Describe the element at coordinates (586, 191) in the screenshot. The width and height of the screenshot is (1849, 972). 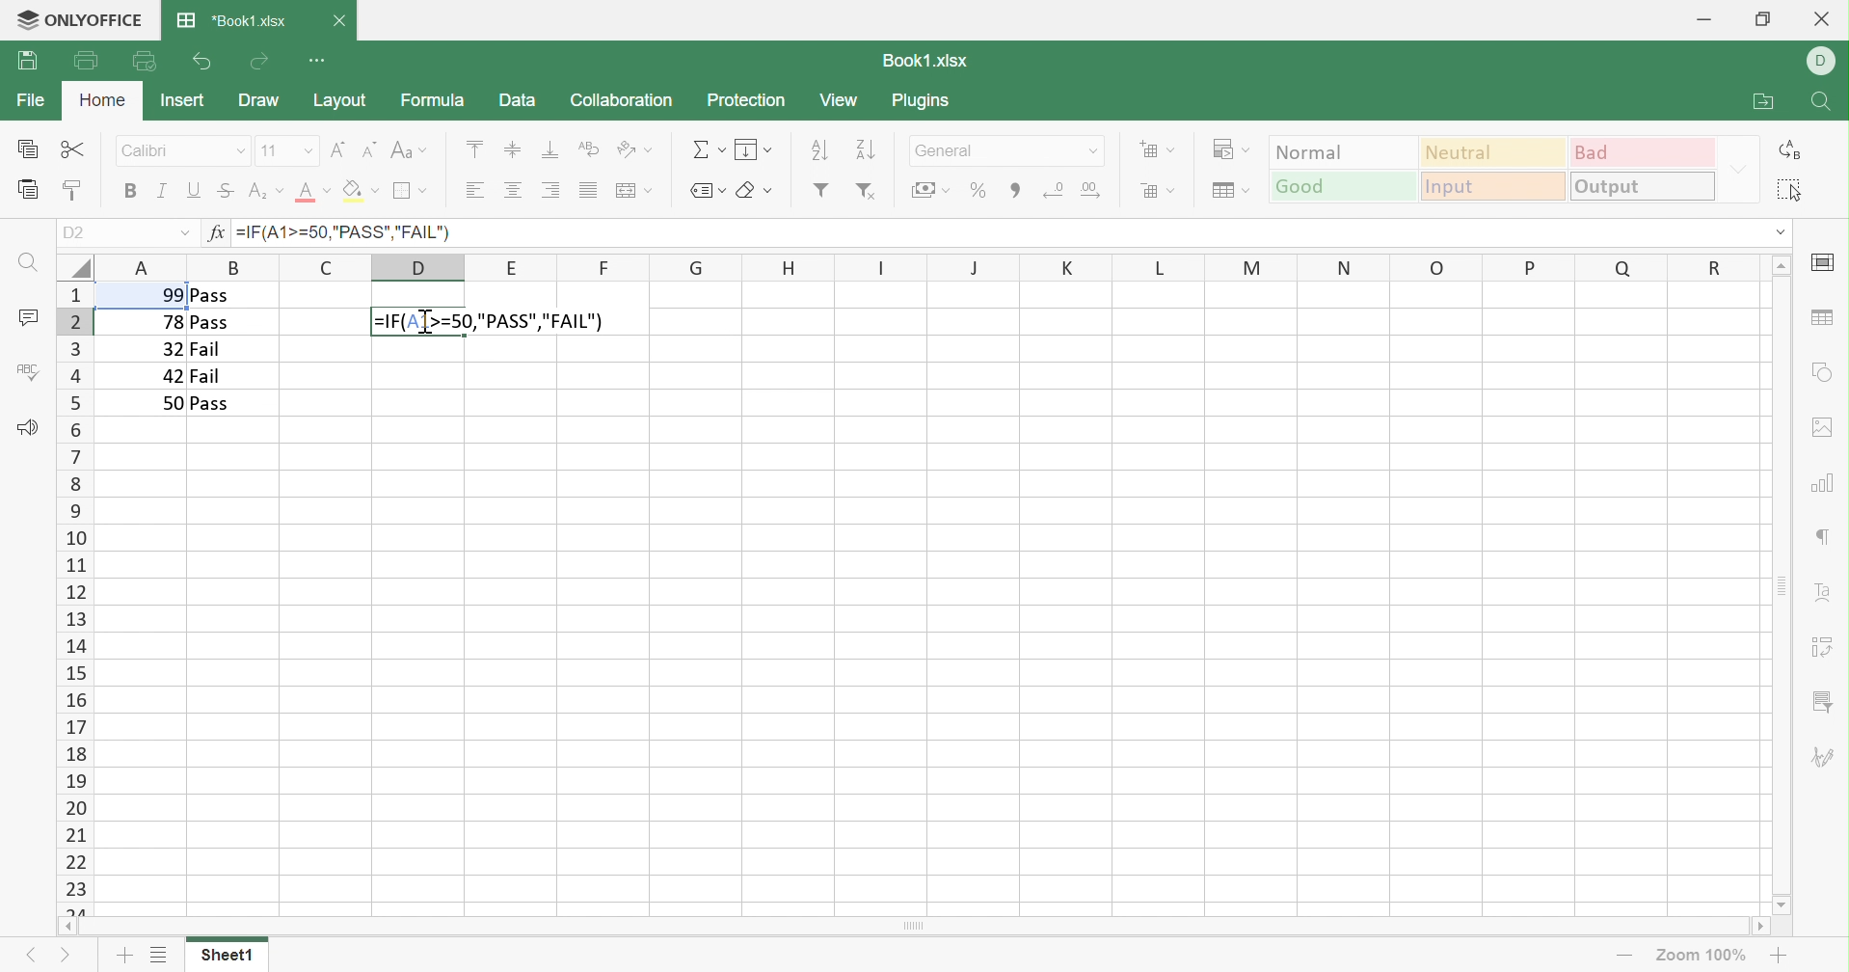
I see `Justified` at that location.